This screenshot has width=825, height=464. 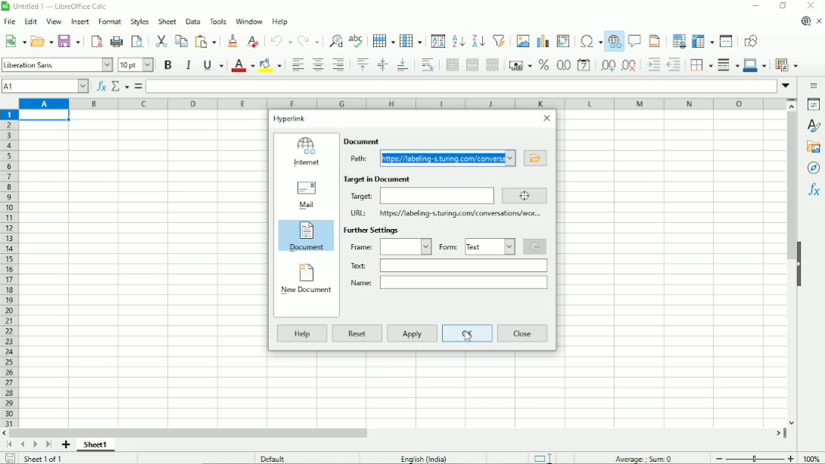 What do you see at coordinates (615, 43) in the screenshot?
I see `Insert hyperlink` at bounding box center [615, 43].